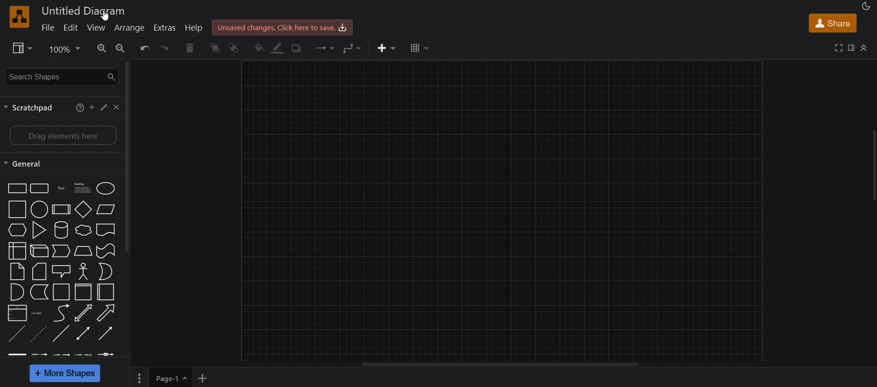 The height and width of the screenshot is (387, 877). What do you see at coordinates (194, 28) in the screenshot?
I see `help` at bounding box center [194, 28].